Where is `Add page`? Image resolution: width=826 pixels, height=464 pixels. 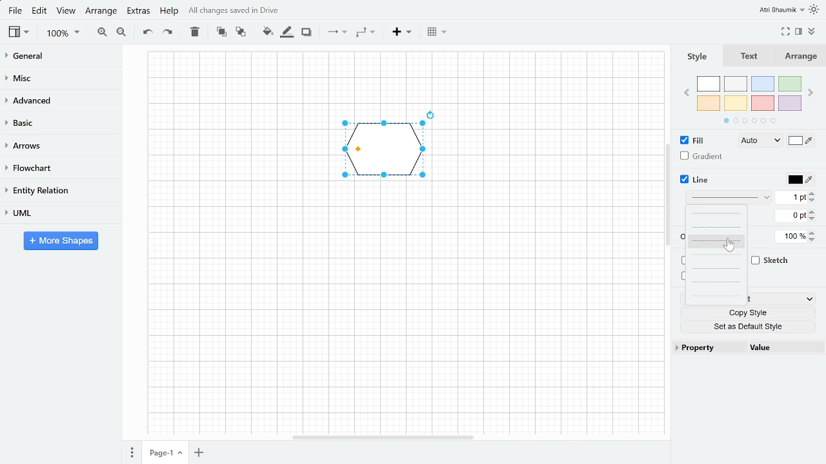 Add page is located at coordinates (198, 452).